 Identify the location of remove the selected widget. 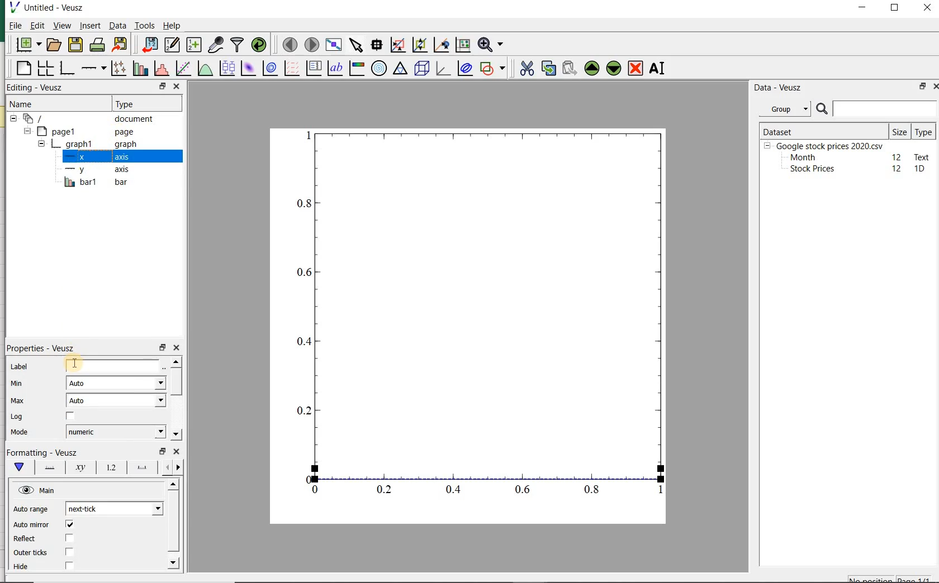
(636, 68).